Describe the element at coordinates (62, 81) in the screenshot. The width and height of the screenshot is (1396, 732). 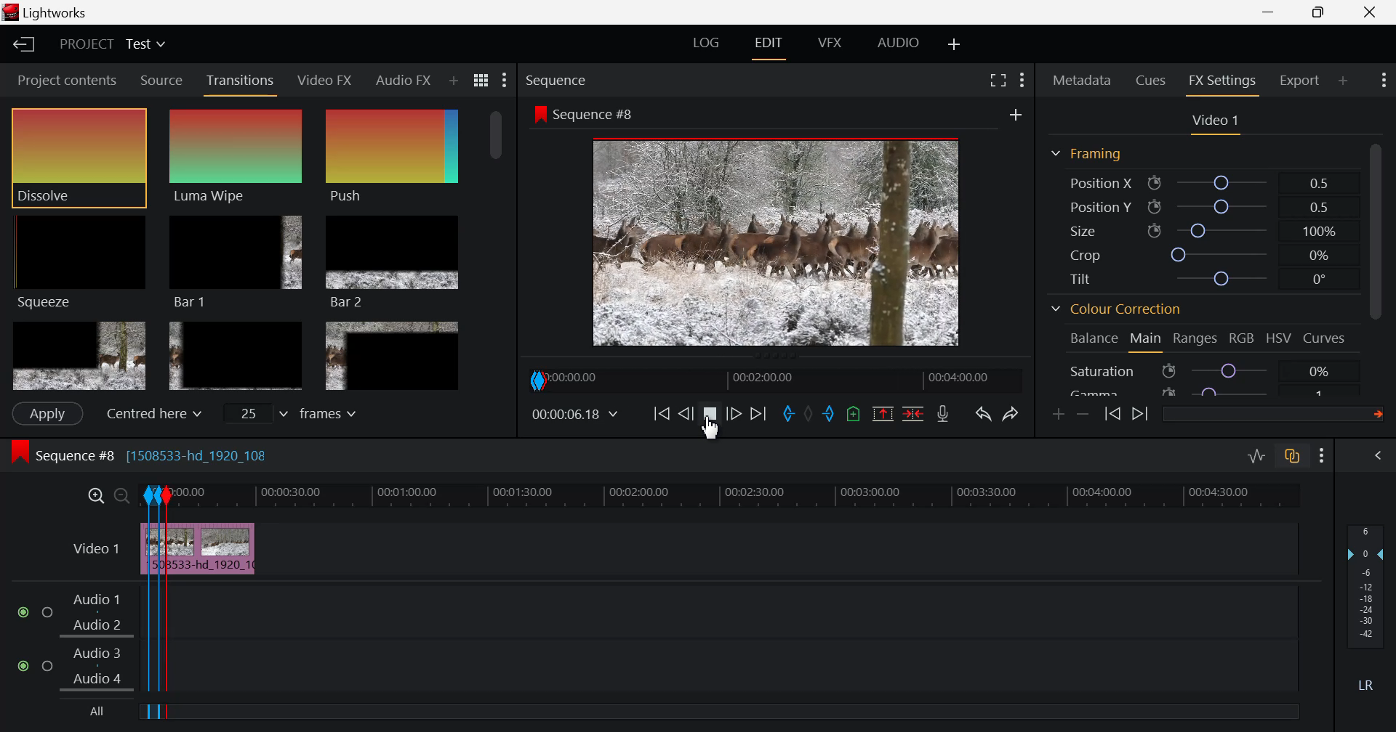
I see `Project contents` at that location.